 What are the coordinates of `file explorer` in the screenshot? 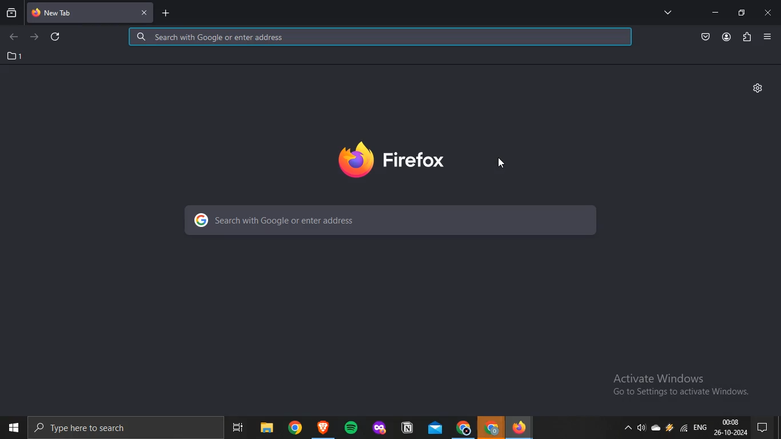 It's located at (265, 425).